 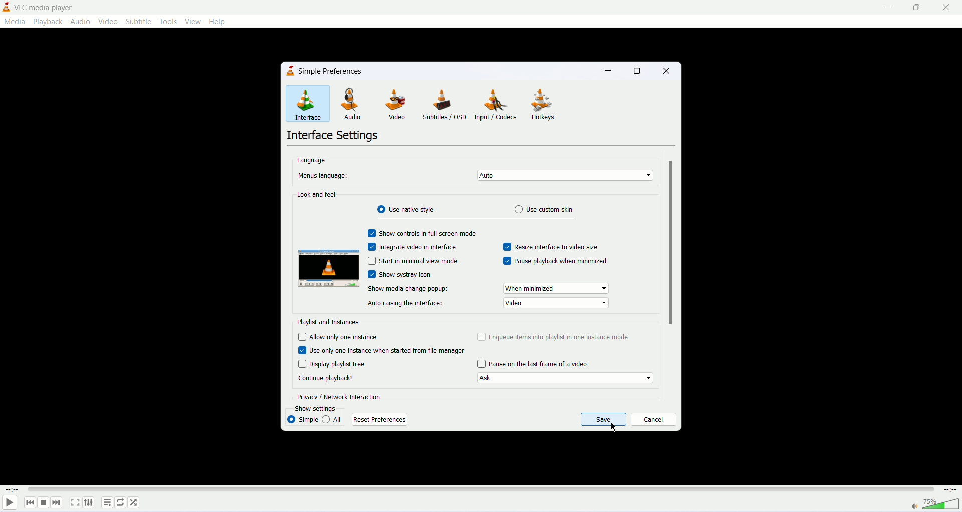 I want to click on VIDEO, so click(x=393, y=104).